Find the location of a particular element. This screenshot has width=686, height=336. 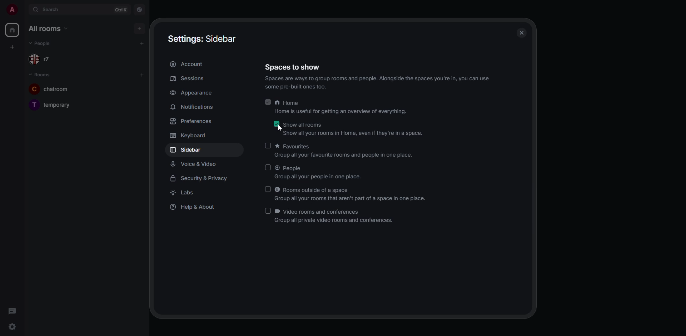

enabled is located at coordinates (267, 211).